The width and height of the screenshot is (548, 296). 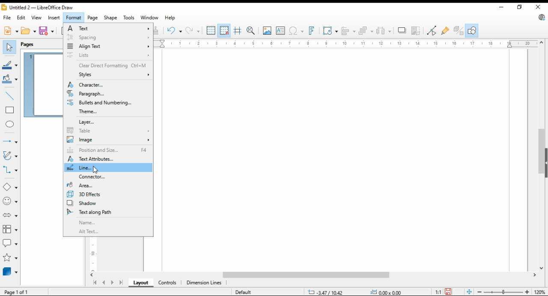 What do you see at coordinates (438, 291) in the screenshot?
I see `1:1` at bounding box center [438, 291].